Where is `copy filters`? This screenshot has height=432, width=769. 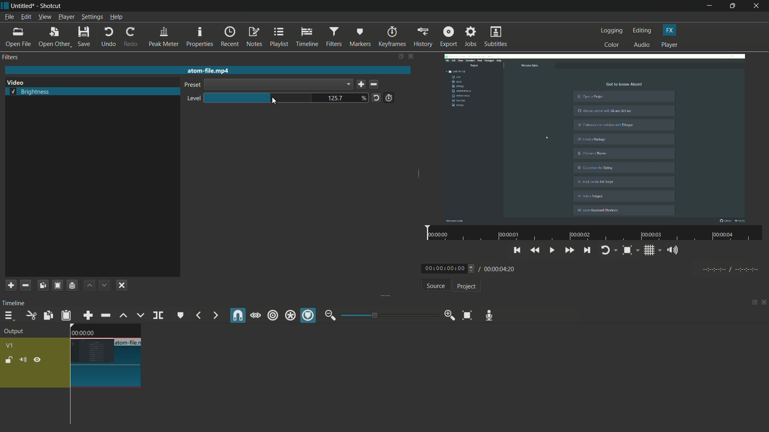
copy filters is located at coordinates (42, 285).